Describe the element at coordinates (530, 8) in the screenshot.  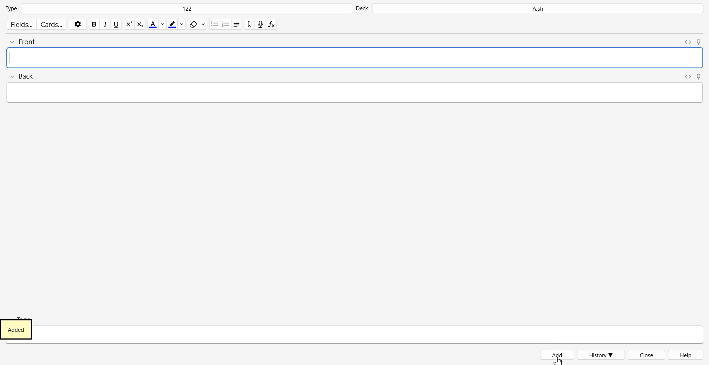
I see `Deck` at that location.